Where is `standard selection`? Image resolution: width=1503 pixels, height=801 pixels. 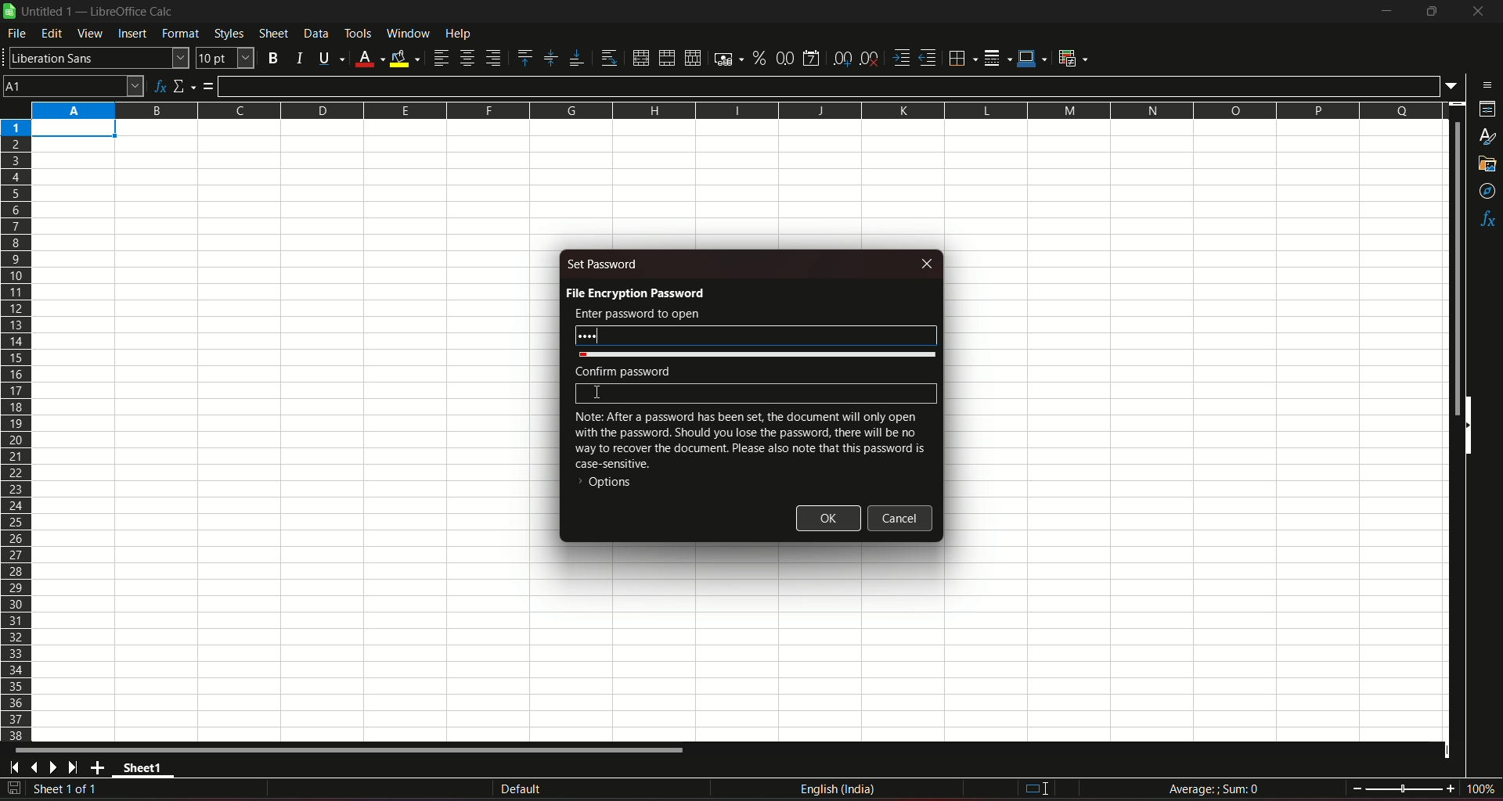 standard selection is located at coordinates (1034, 788).